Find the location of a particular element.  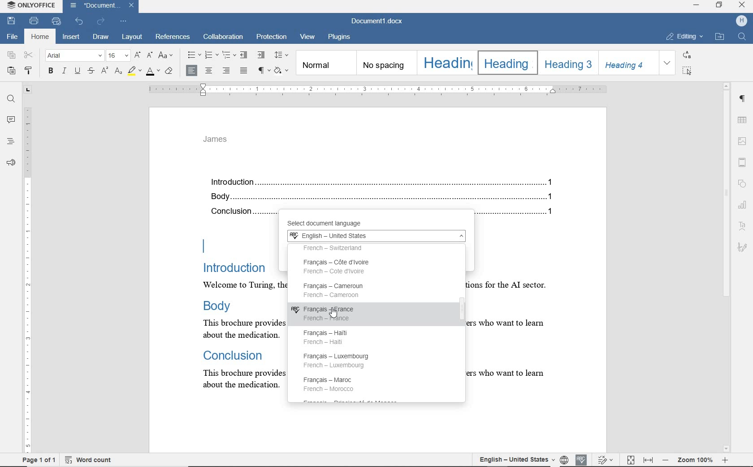

shapes is located at coordinates (744, 184).